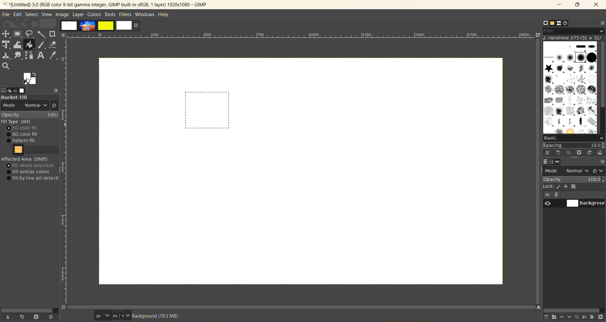 This screenshot has height=322, width=606. Describe the element at coordinates (113, 315) in the screenshot. I see `font size` at that location.